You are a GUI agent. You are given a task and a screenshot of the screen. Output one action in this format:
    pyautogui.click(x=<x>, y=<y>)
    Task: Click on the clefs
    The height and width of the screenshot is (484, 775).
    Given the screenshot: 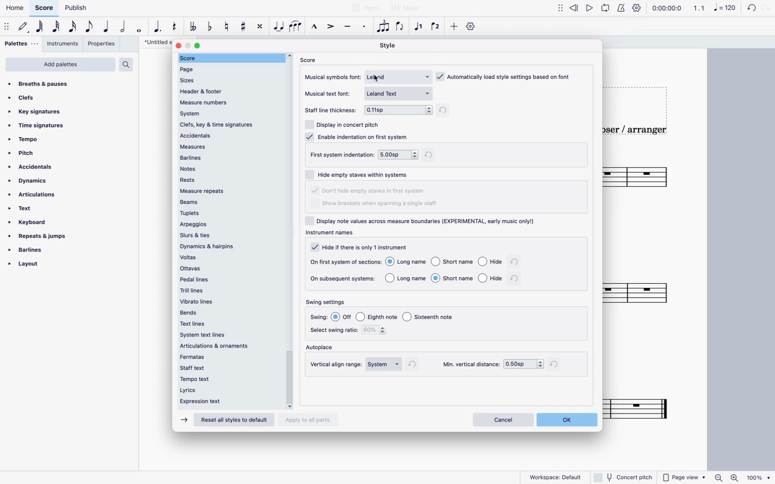 What is the action you would take?
    pyautogui.click(x=31, y=98)
    